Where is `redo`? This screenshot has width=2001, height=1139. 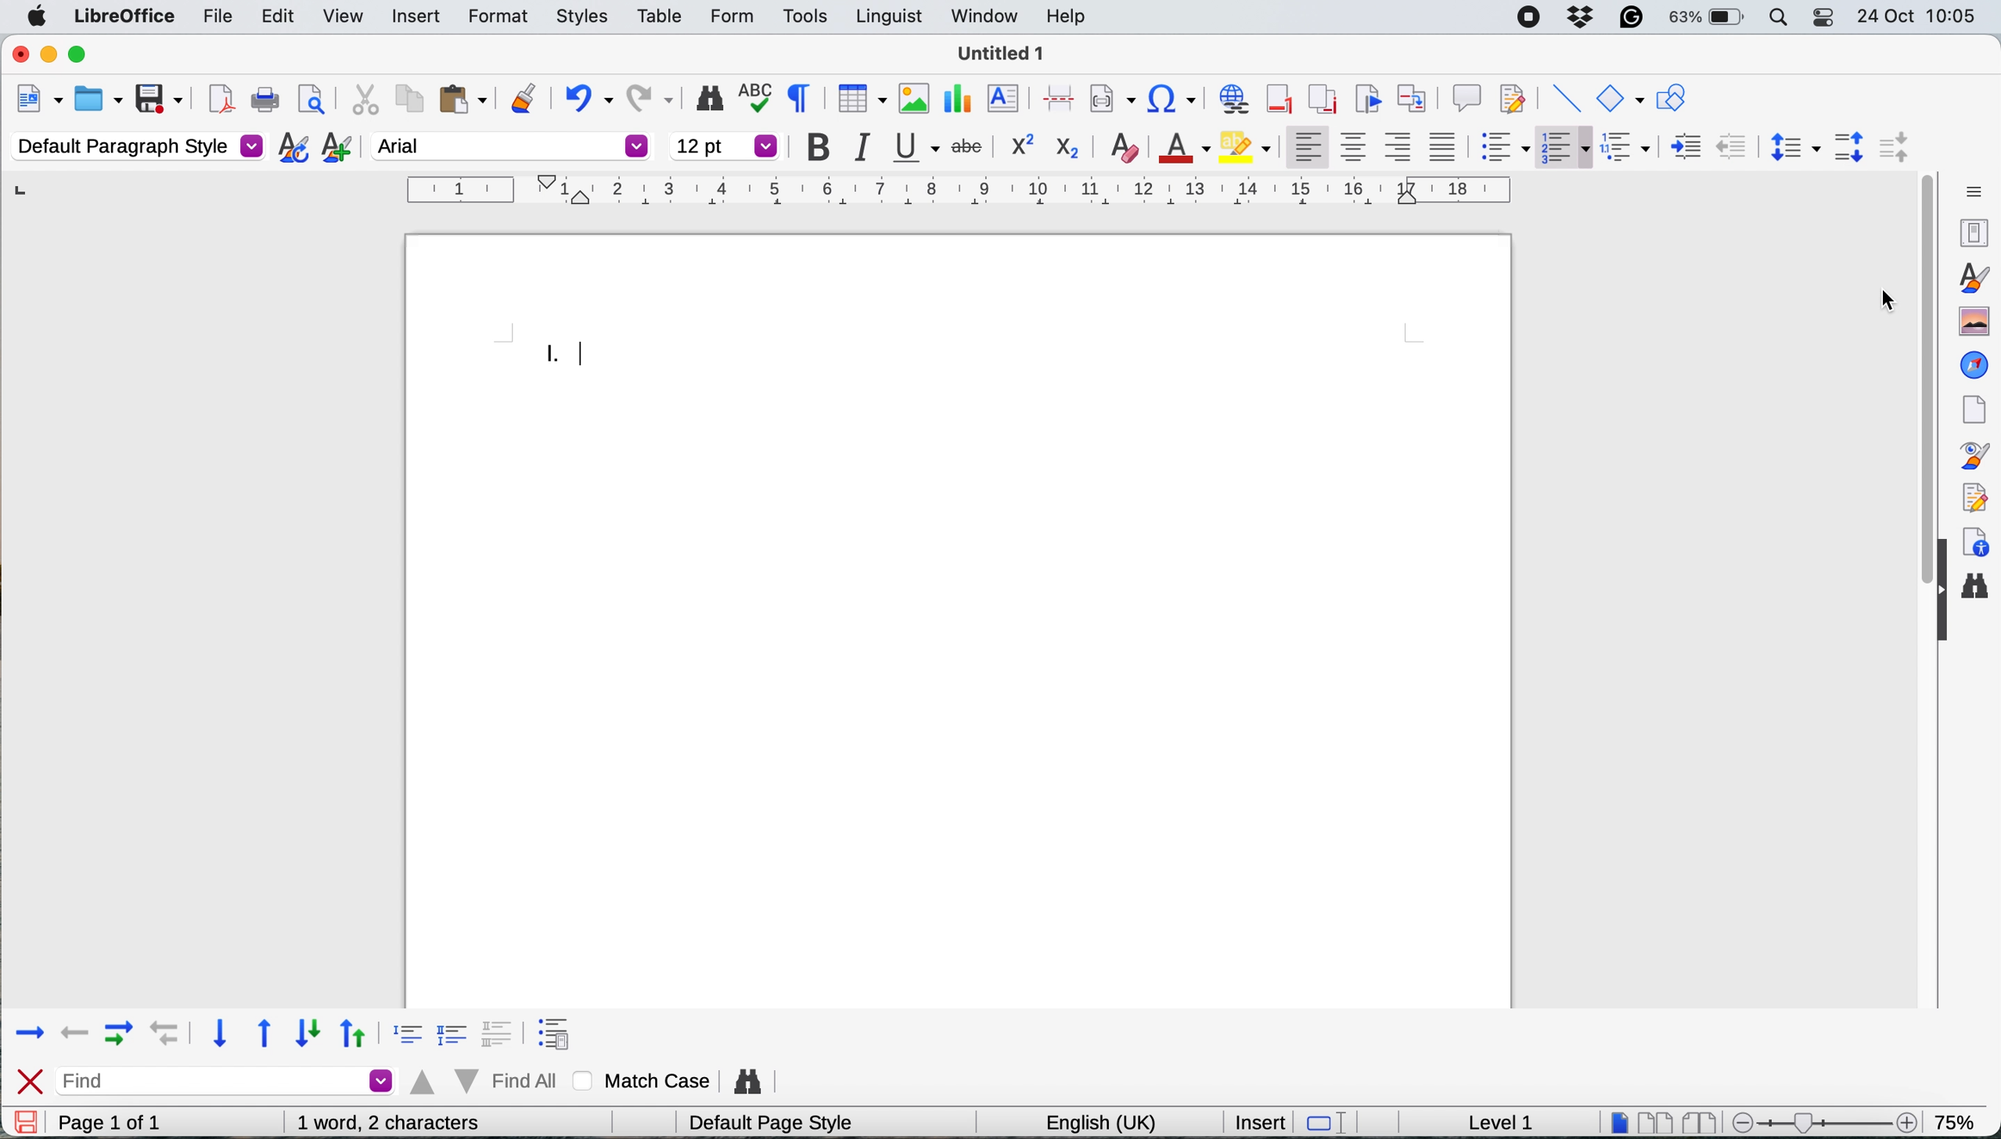 redo is located at coordinates (652, 94).